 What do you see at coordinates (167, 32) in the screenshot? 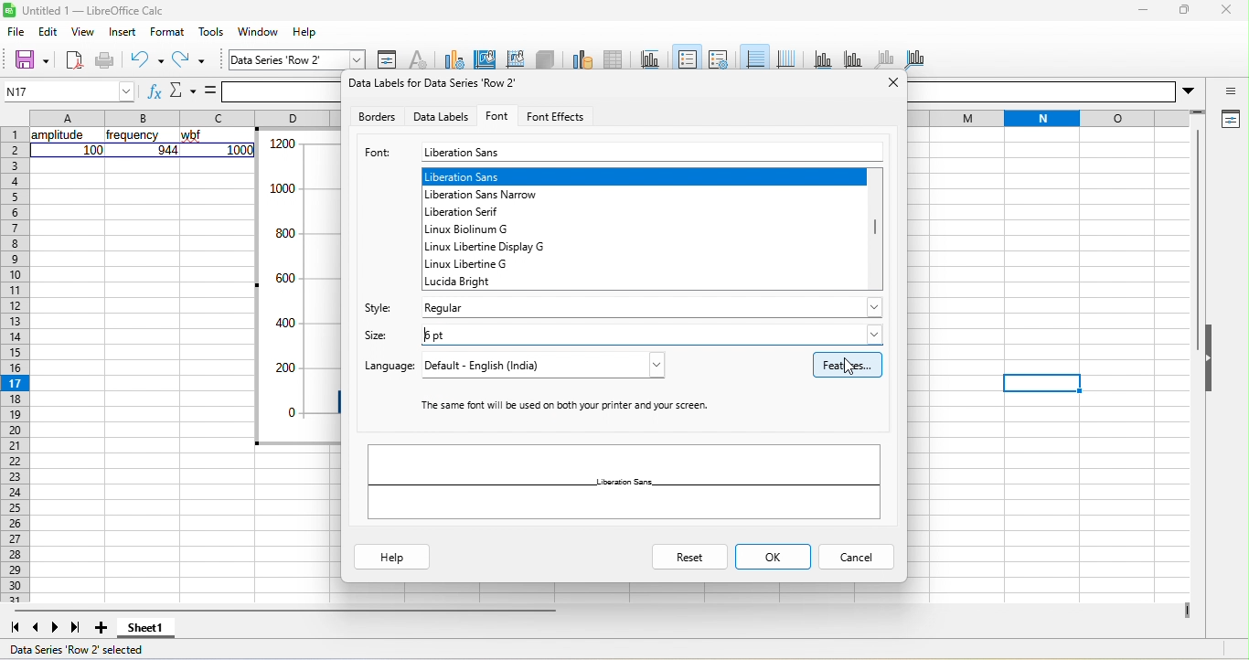
I see `format` at bounding box center [167, 32].